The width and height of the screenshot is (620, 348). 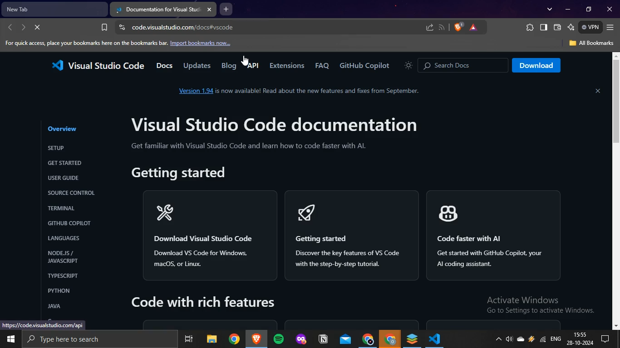 I want to click on https://code.visualstudio.com/api, so click(x=43, y=325).